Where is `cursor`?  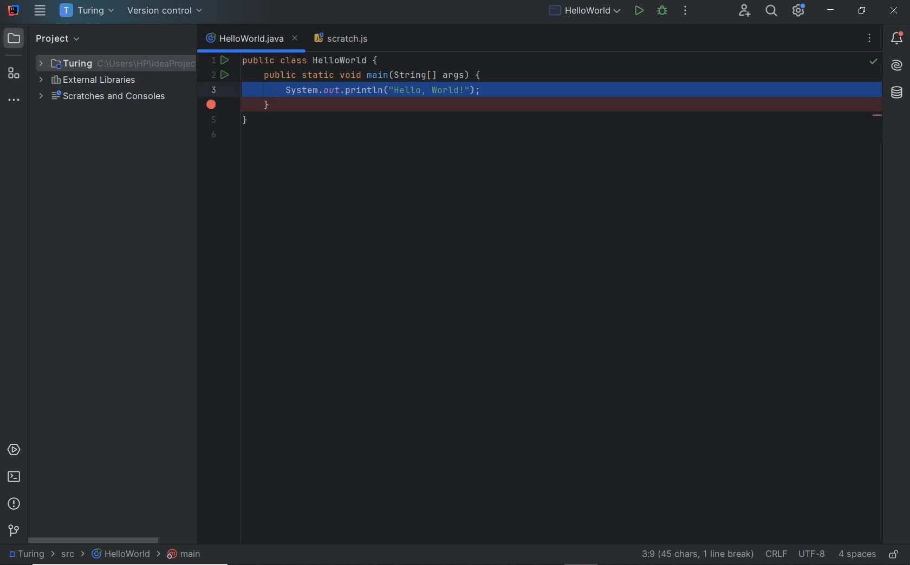 cursor is located at coordinates (272, 93).